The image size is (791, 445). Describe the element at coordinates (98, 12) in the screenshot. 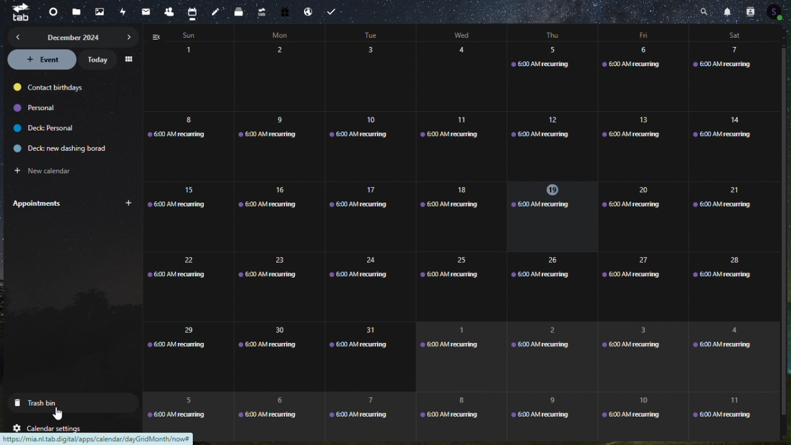

I see `photos` at that location.